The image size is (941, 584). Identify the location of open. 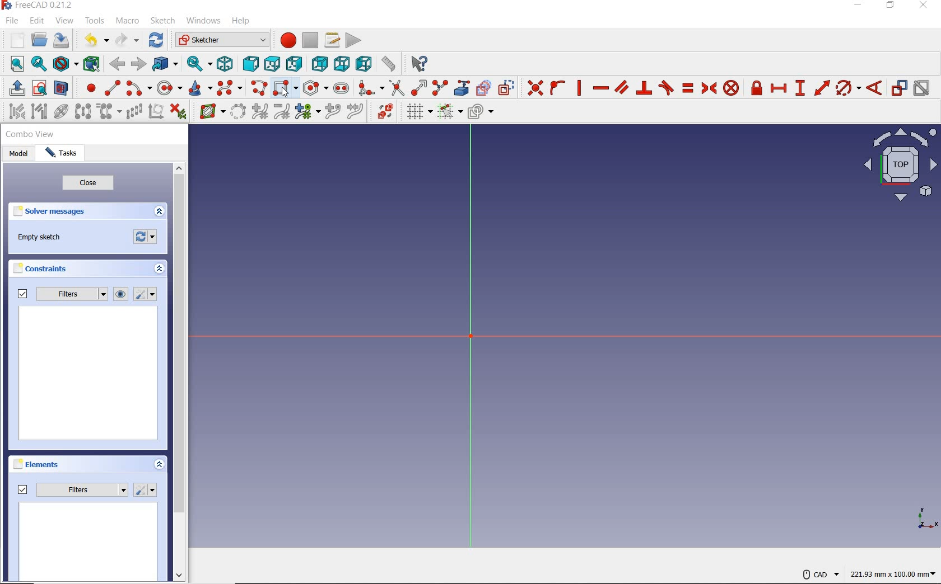
(40, 39).